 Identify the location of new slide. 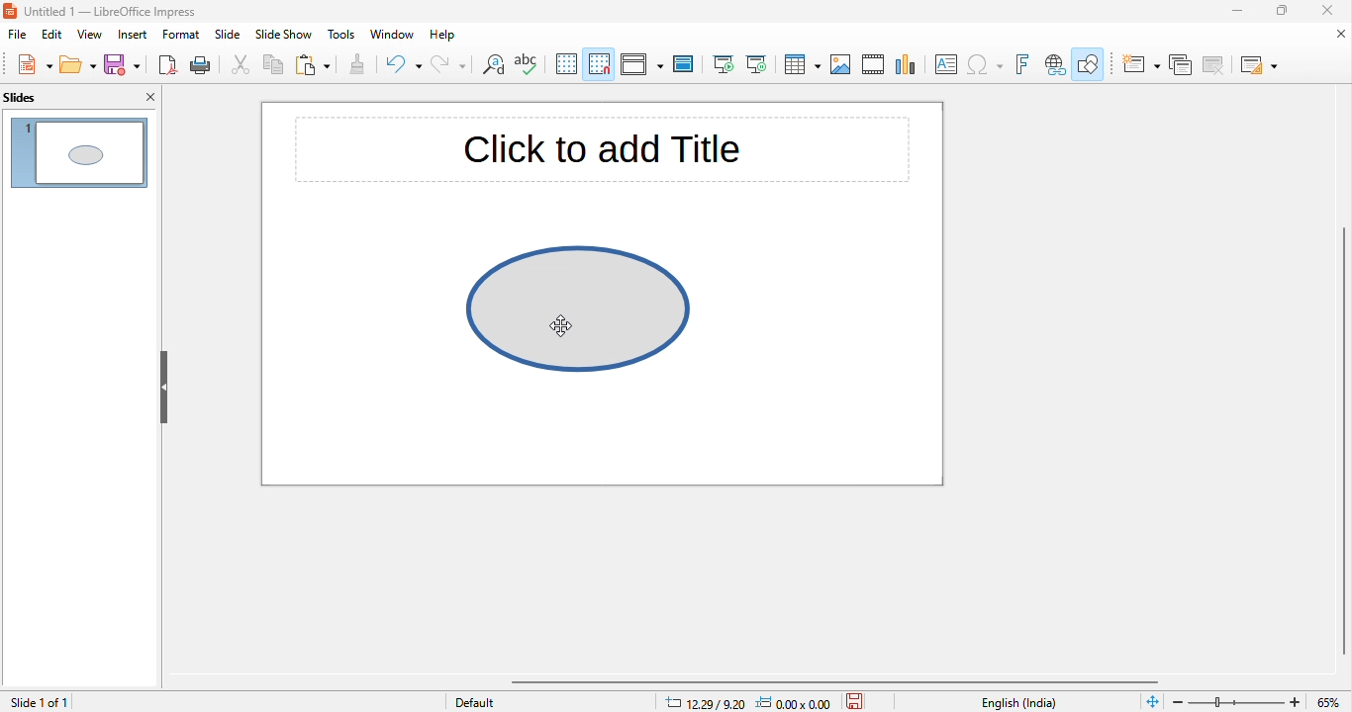
(1138, 64).